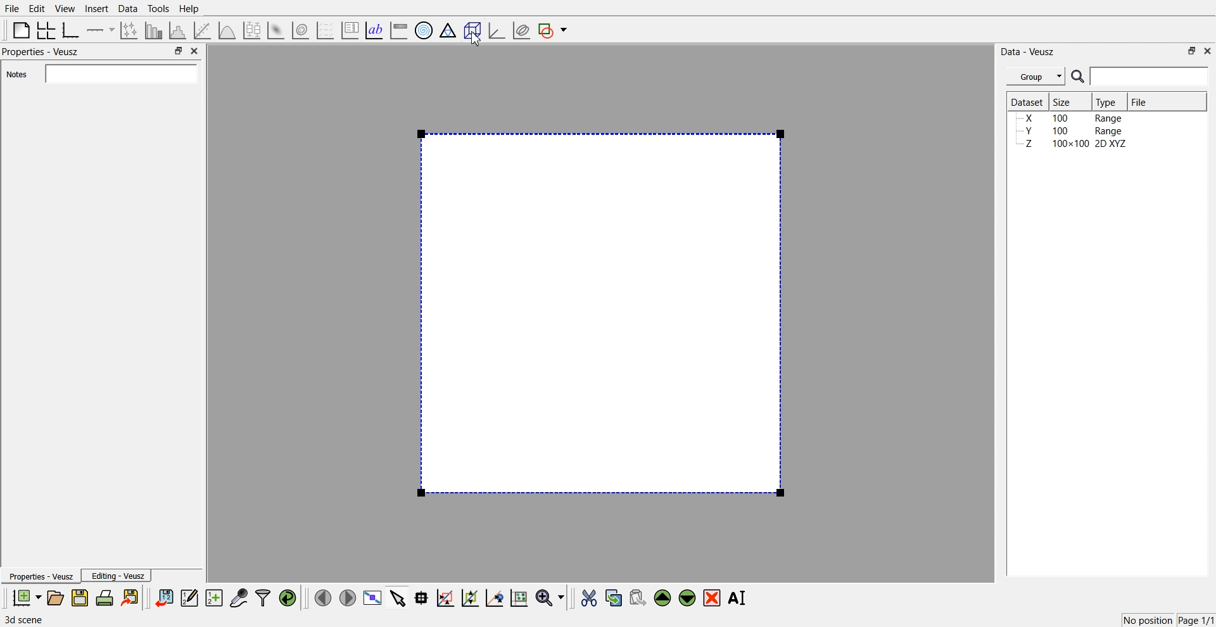  What do you see at coordinates (26, 597) in the screenshot?
I see `New document` at bounding box center [26, 597].